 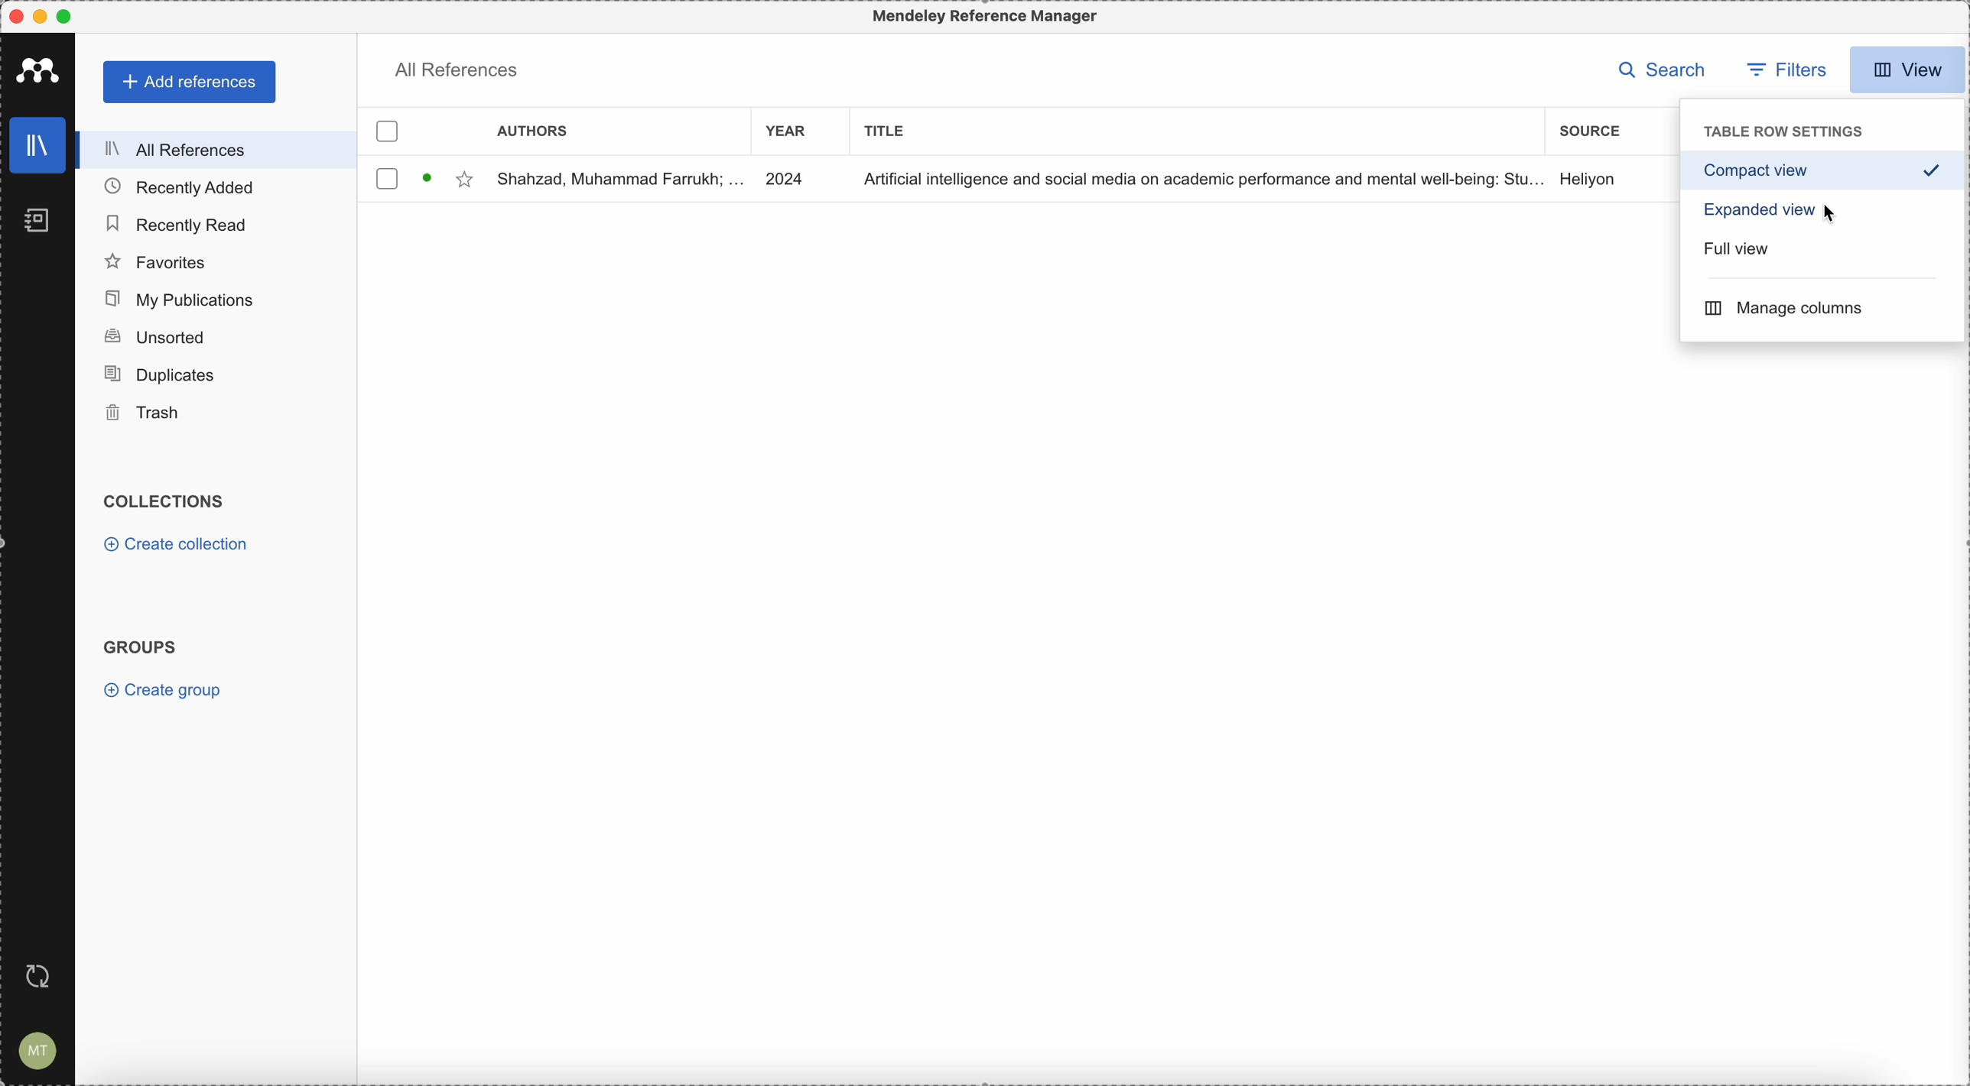 I want to click on close Mendeley, so click(x=18, y=17).